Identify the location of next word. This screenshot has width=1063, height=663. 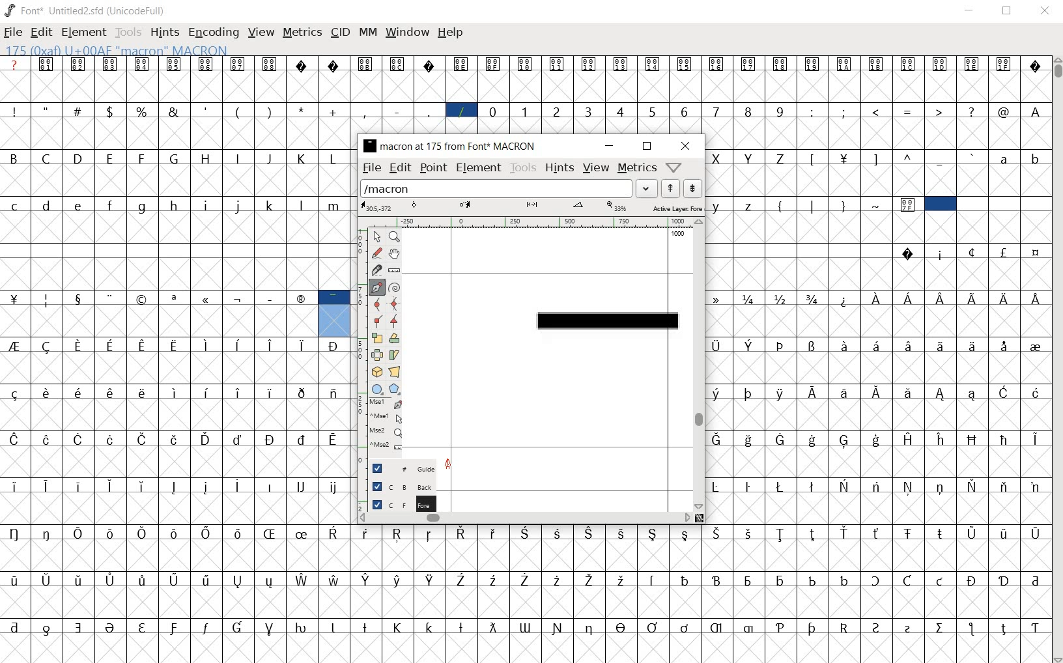
(694, 188).